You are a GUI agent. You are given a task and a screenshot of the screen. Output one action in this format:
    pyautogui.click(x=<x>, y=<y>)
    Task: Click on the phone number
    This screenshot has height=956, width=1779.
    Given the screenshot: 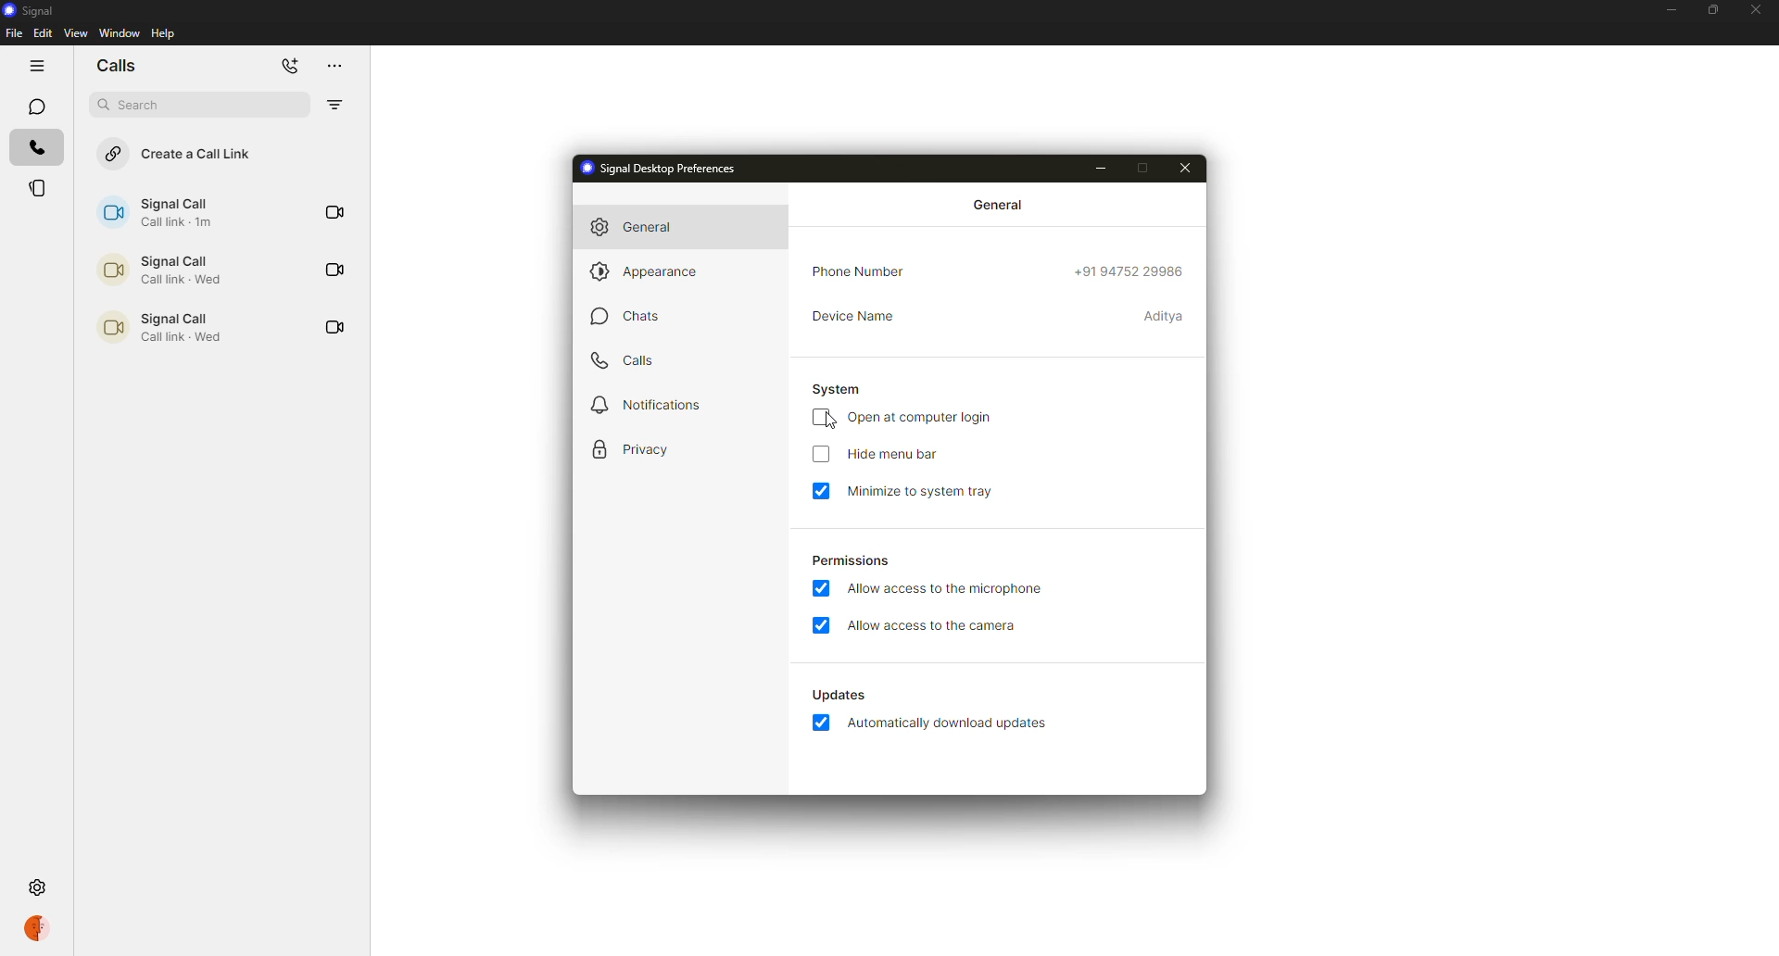 What is the action you would take?
    pyautogui.click(x=858, y=271)
    